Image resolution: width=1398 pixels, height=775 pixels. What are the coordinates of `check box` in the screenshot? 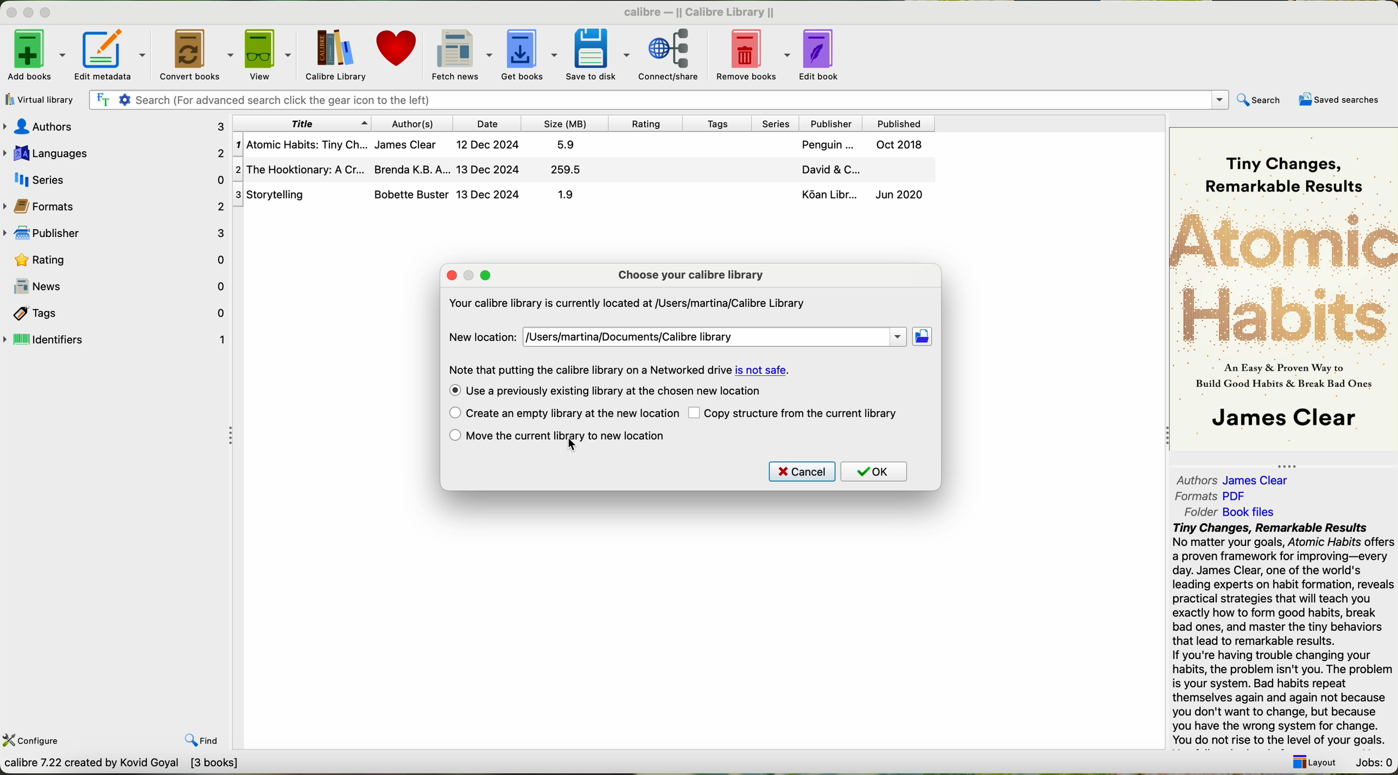 It's located at (451, 413).